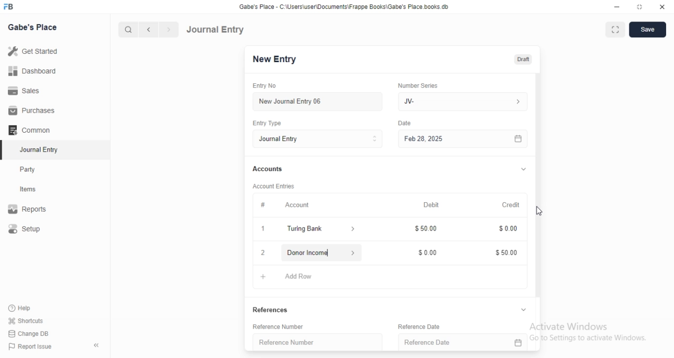 This screenshot has width=674, height=358. Describe the element at coordinates (452, 343) in the screenshot. I see `Reference Date` at that location.